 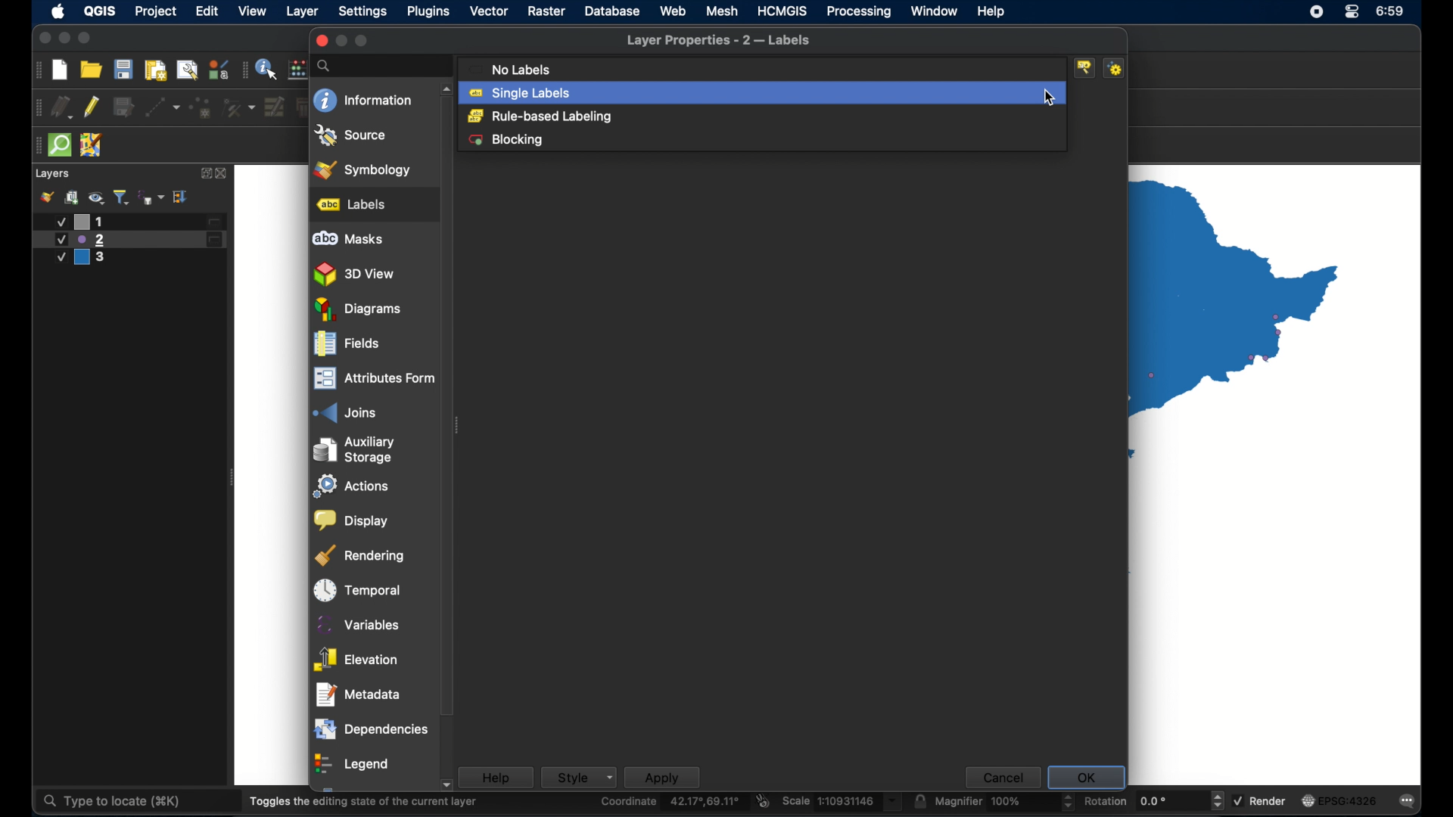 I want to click on scroll down arrow, so click(x=445, y=786).